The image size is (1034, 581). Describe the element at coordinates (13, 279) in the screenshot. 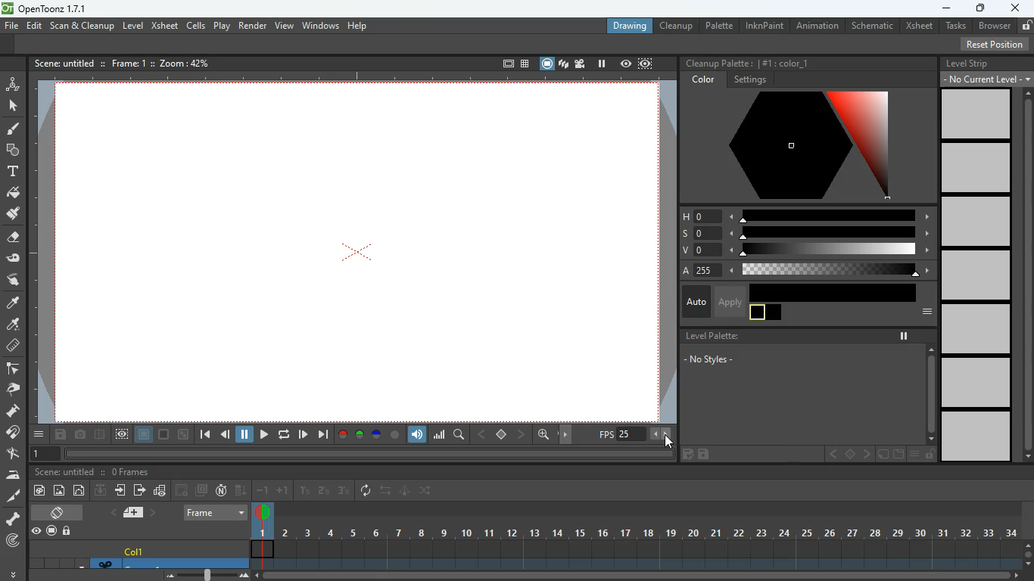

I see `swipe` at that location.